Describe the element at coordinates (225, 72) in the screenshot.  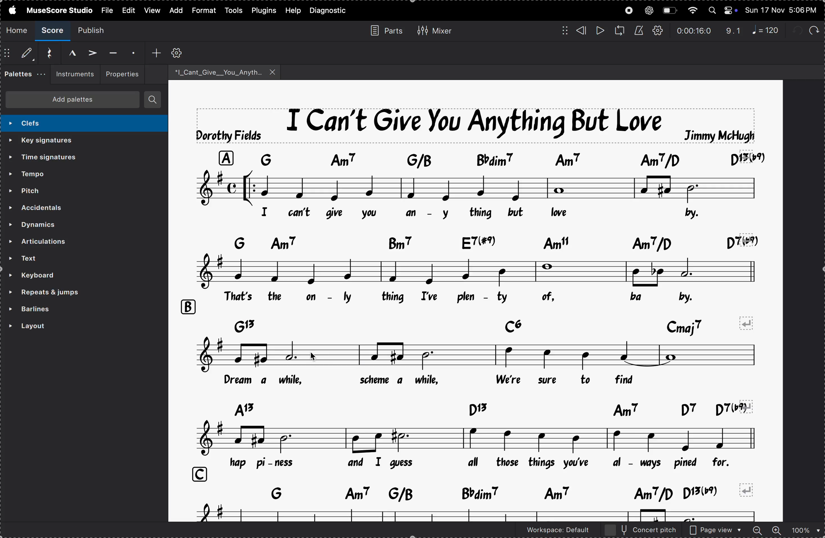
I see `song file` at that location.